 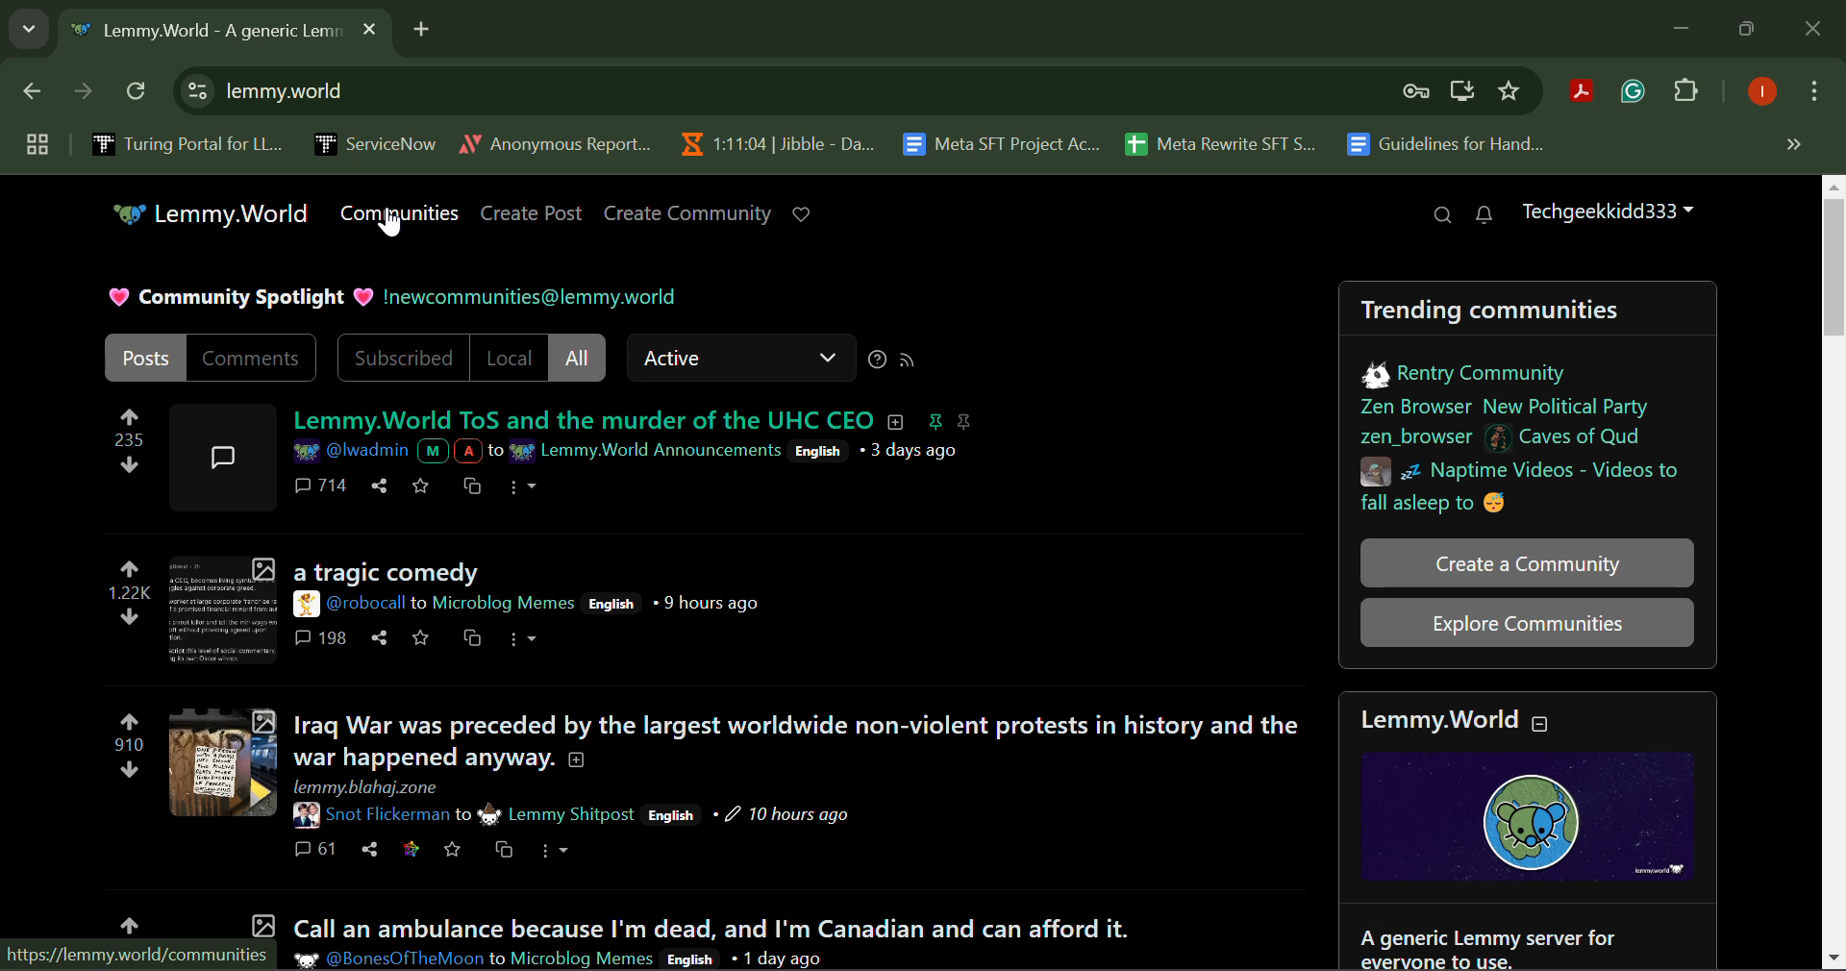 I want to click on Create Community, so click(x=688, y=214).